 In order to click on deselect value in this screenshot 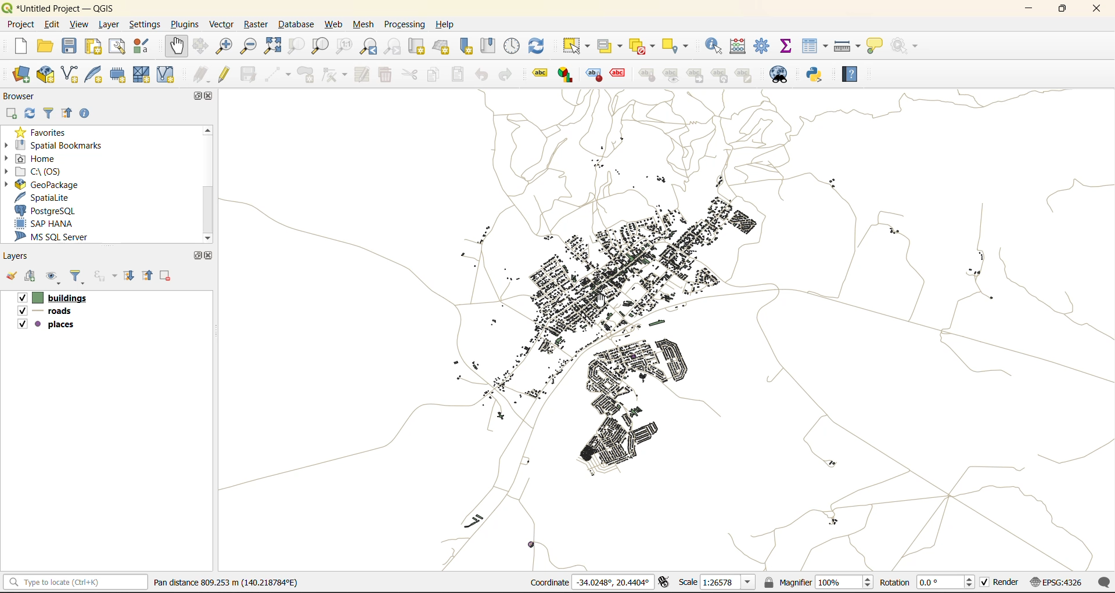, I will do `click(643, 48)`.